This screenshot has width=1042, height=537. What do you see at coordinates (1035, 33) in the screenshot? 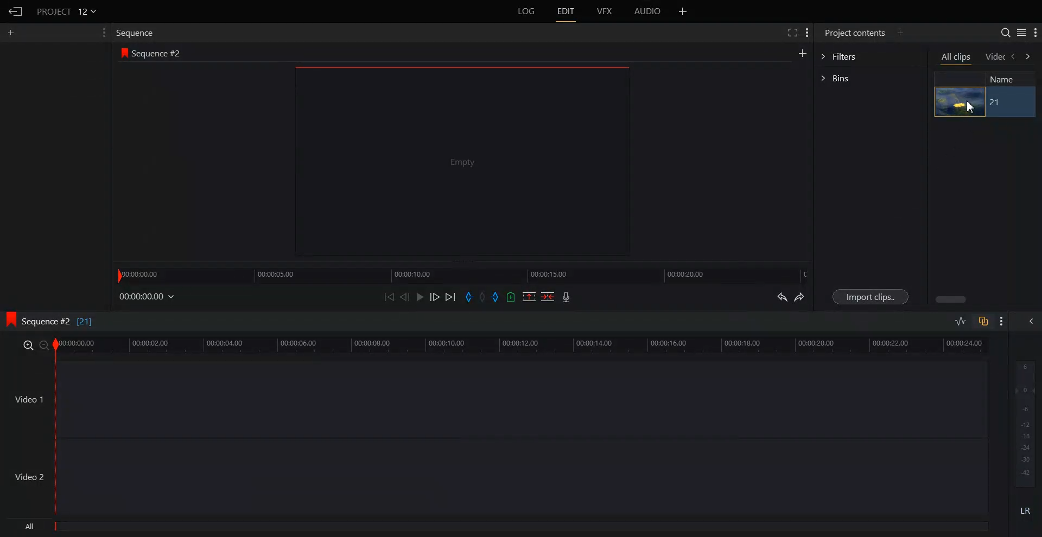
I see `Show Setting Menu` at bounding box center [1035, 33].